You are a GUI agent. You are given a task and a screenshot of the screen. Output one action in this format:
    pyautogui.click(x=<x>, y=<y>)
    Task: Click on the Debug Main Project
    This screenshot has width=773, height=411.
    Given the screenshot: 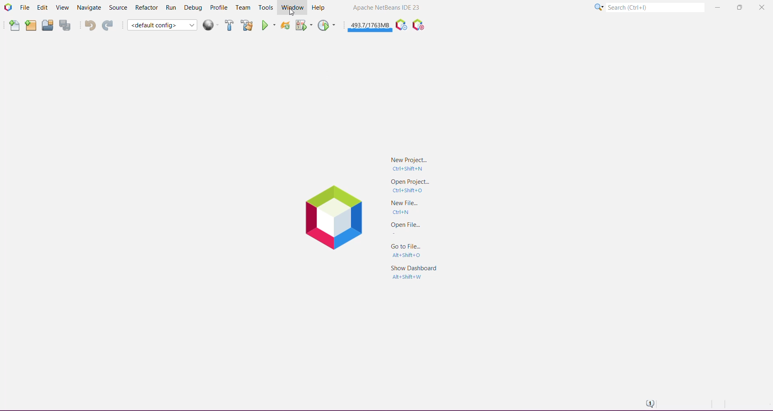 What is the action you would take?
    pyautogui.click(x=303, y=25)
    